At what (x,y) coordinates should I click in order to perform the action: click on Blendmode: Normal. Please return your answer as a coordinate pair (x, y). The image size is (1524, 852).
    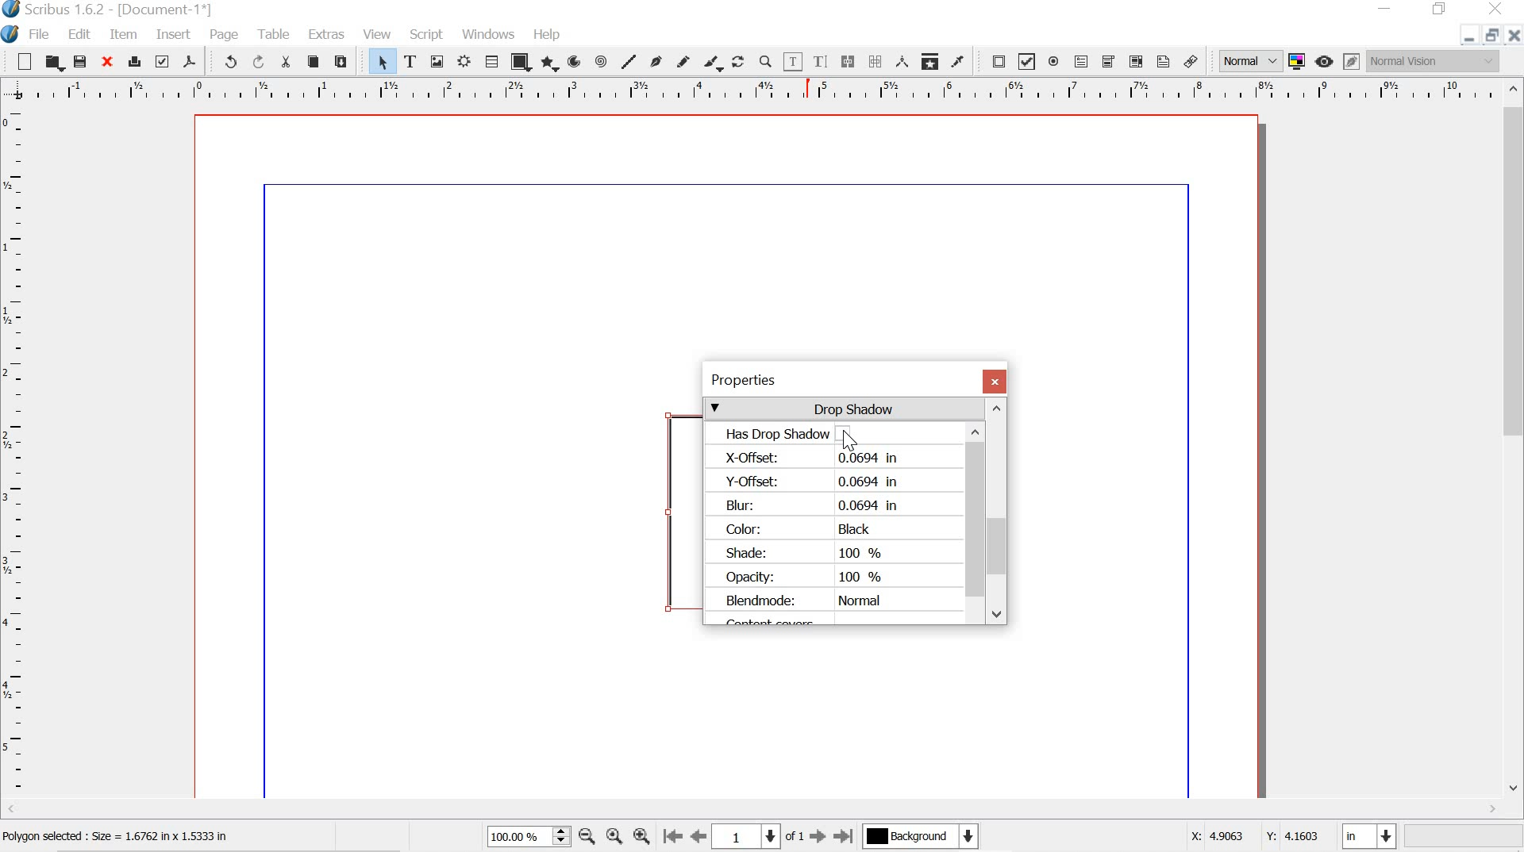
    Looking at the image, I should click on (803, 601).